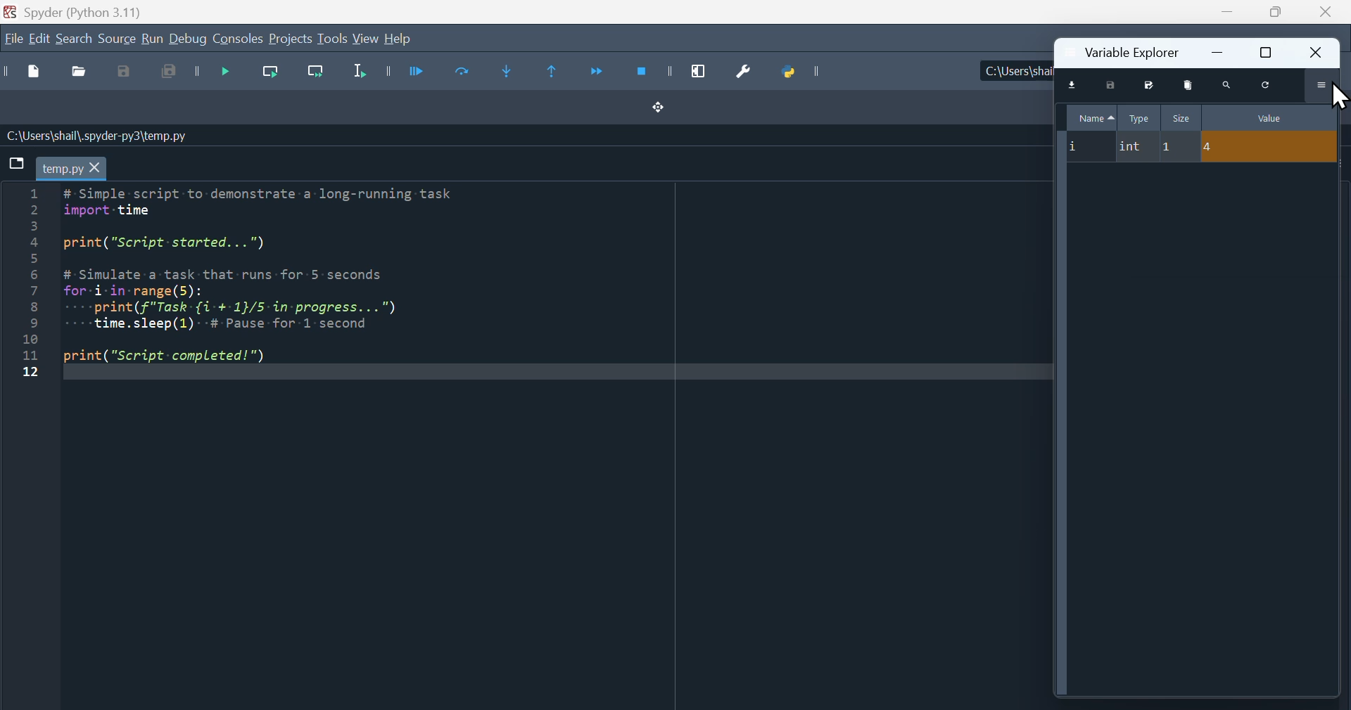 This screenshot has height=710, width=1351. What do you see at coordinates (739, 72) in the screenshot?
I see `Preferences` at bounding box center [739, 72].